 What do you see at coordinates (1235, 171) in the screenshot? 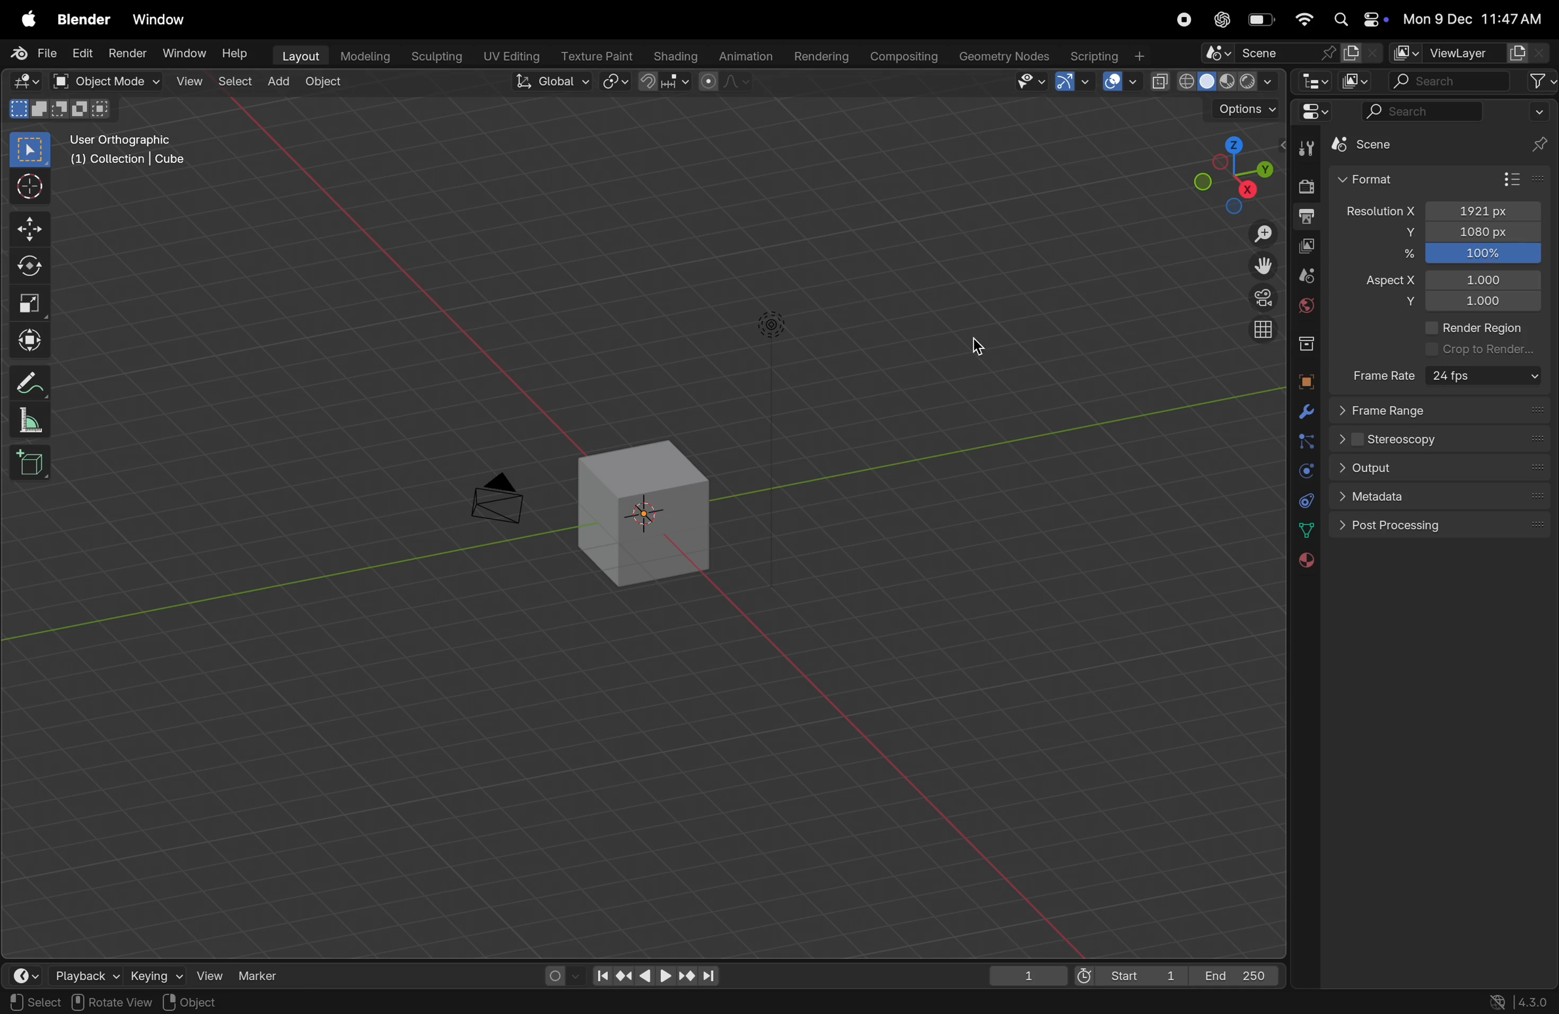
I see `view point` at bounding box center [1235, 171].